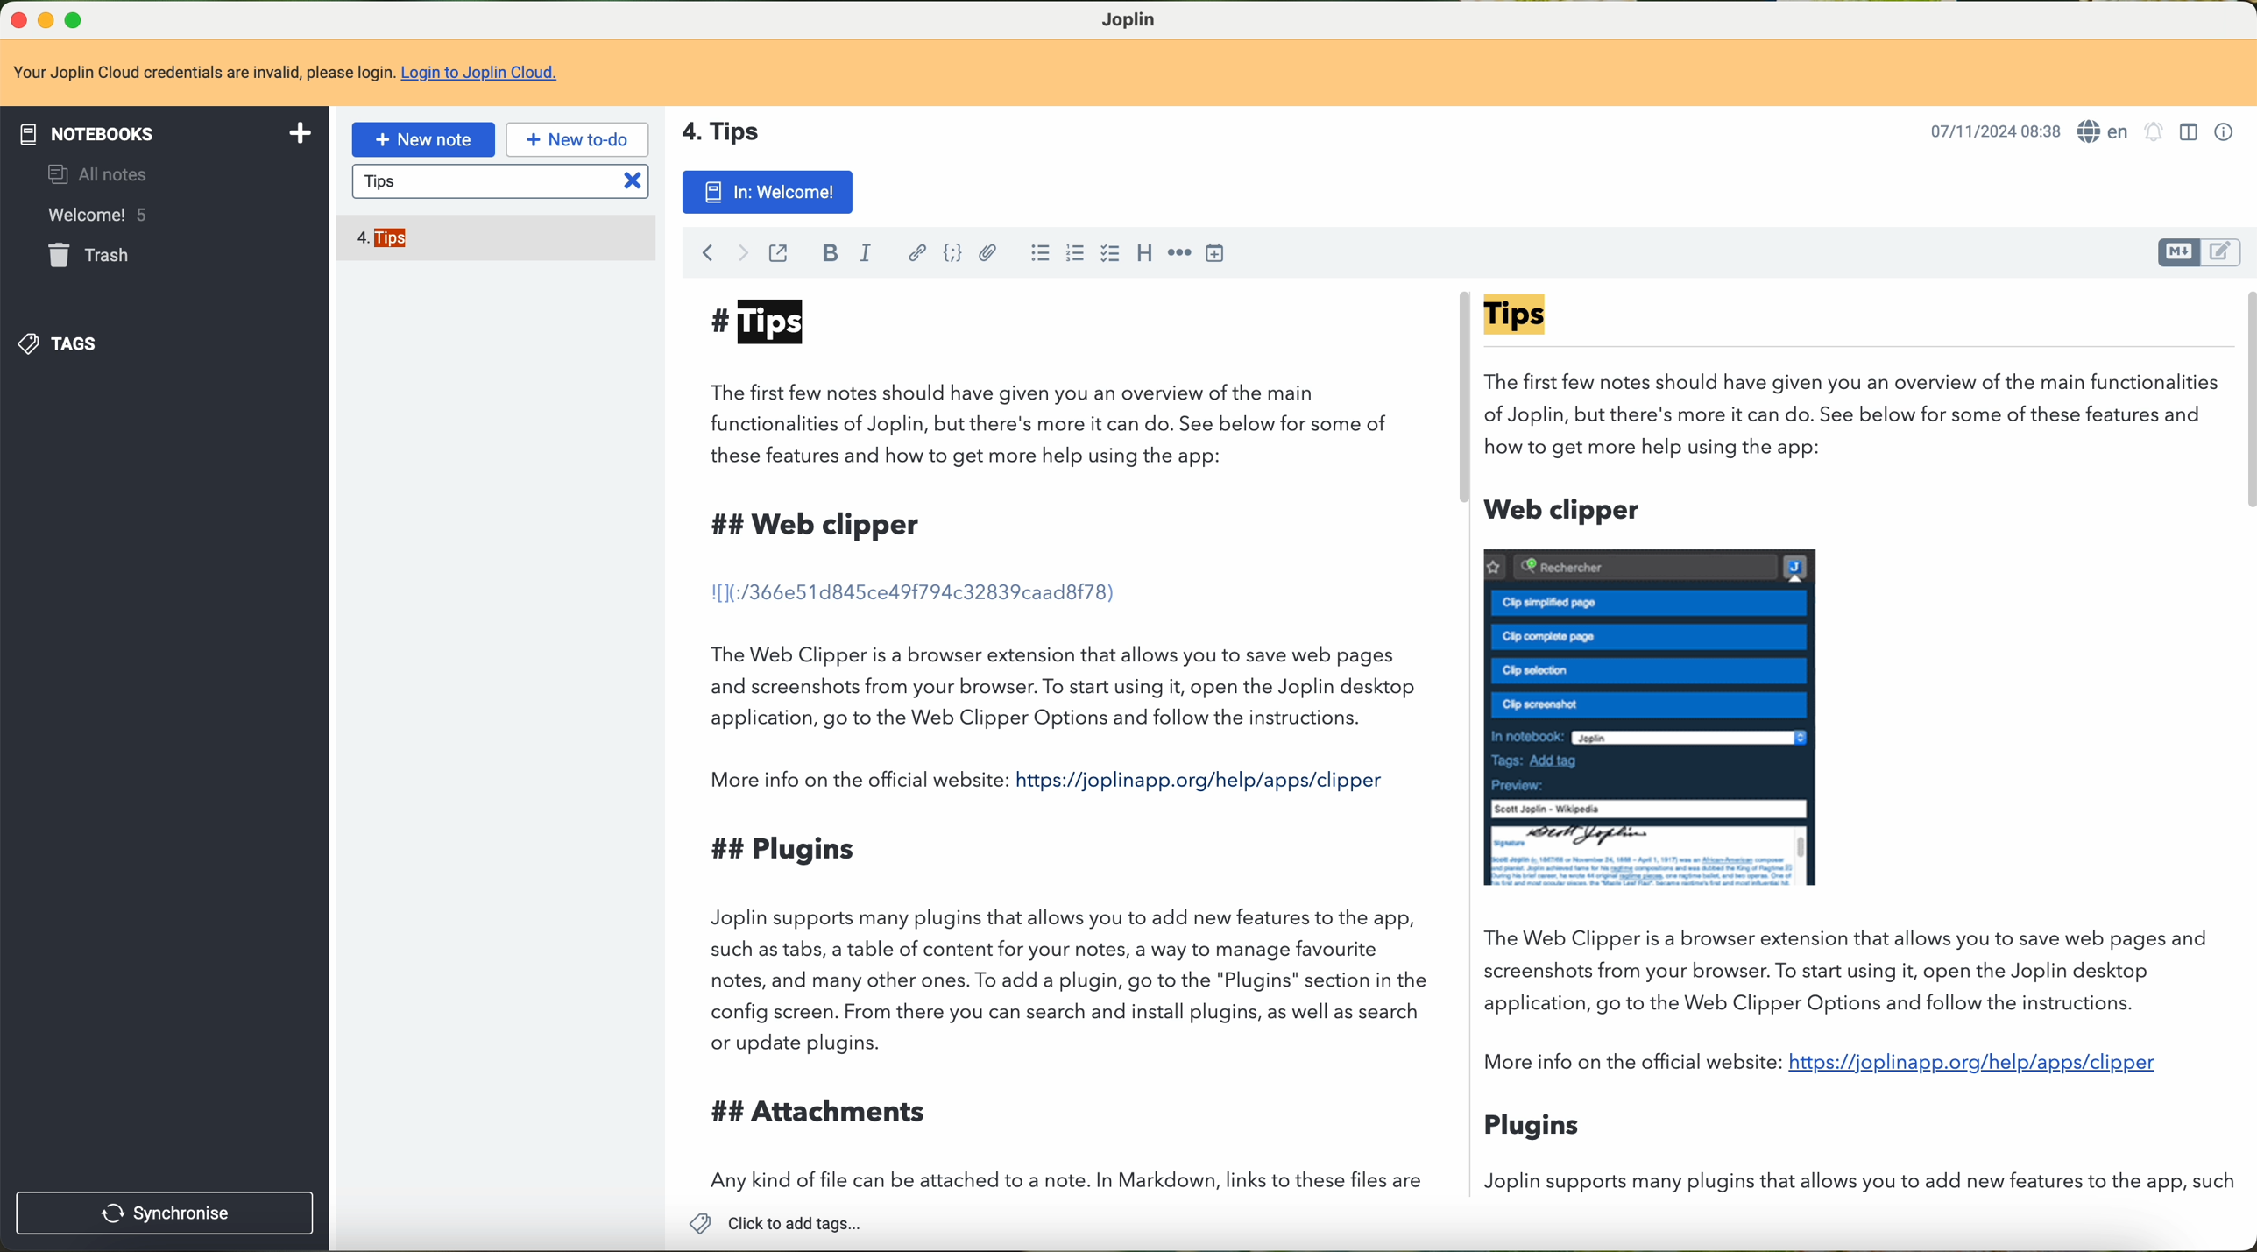 This screenshot has height=1252, width=2257. I want to click on bold, so click(824, 252).